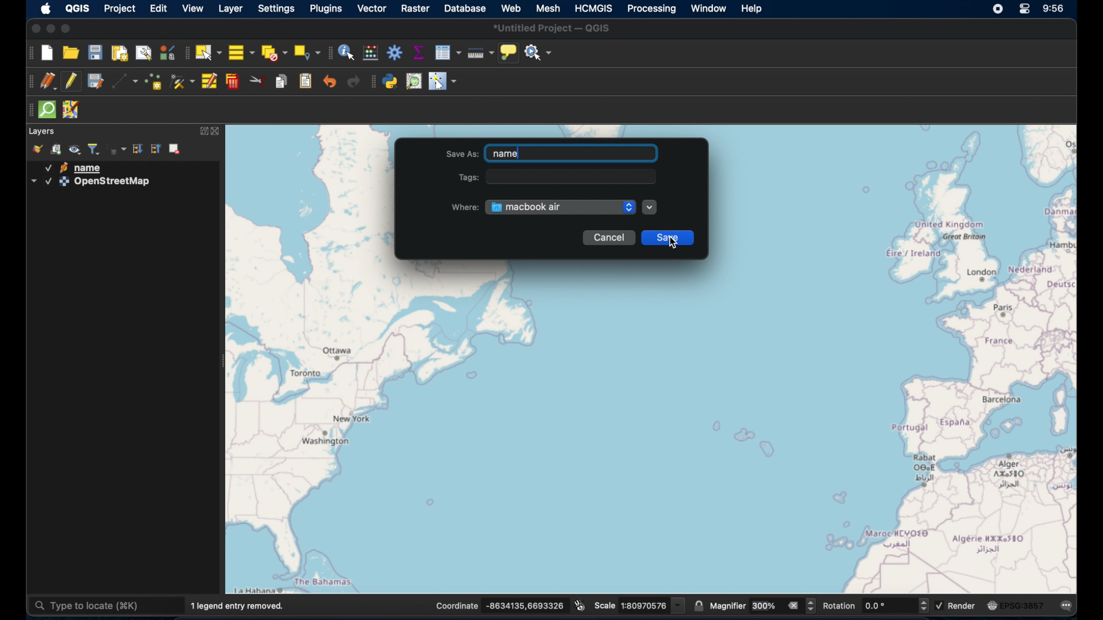 The height and width of the screenshot is (620, 1103). I want to click on web, so click(511, 8).